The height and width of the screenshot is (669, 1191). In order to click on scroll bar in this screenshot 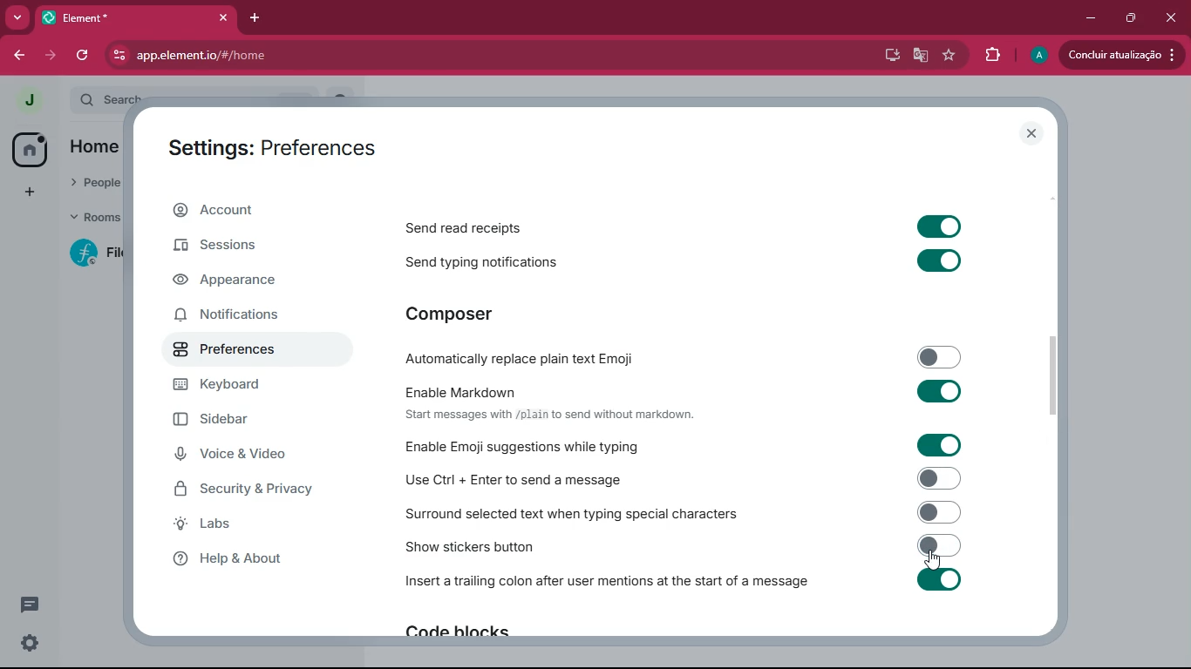, I will do `click(1057, 377)`.